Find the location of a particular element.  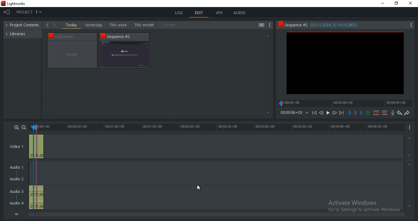

minimize is located at coordinates (383, 3).